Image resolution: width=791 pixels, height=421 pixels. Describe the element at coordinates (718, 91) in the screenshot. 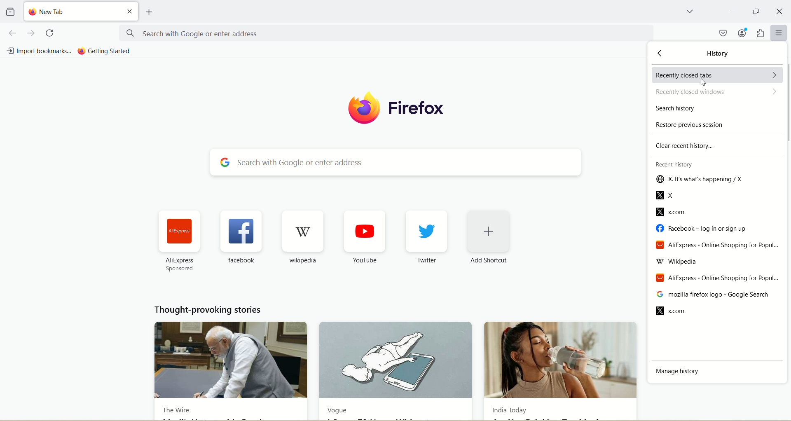

I see `recently closed windows` at that location.